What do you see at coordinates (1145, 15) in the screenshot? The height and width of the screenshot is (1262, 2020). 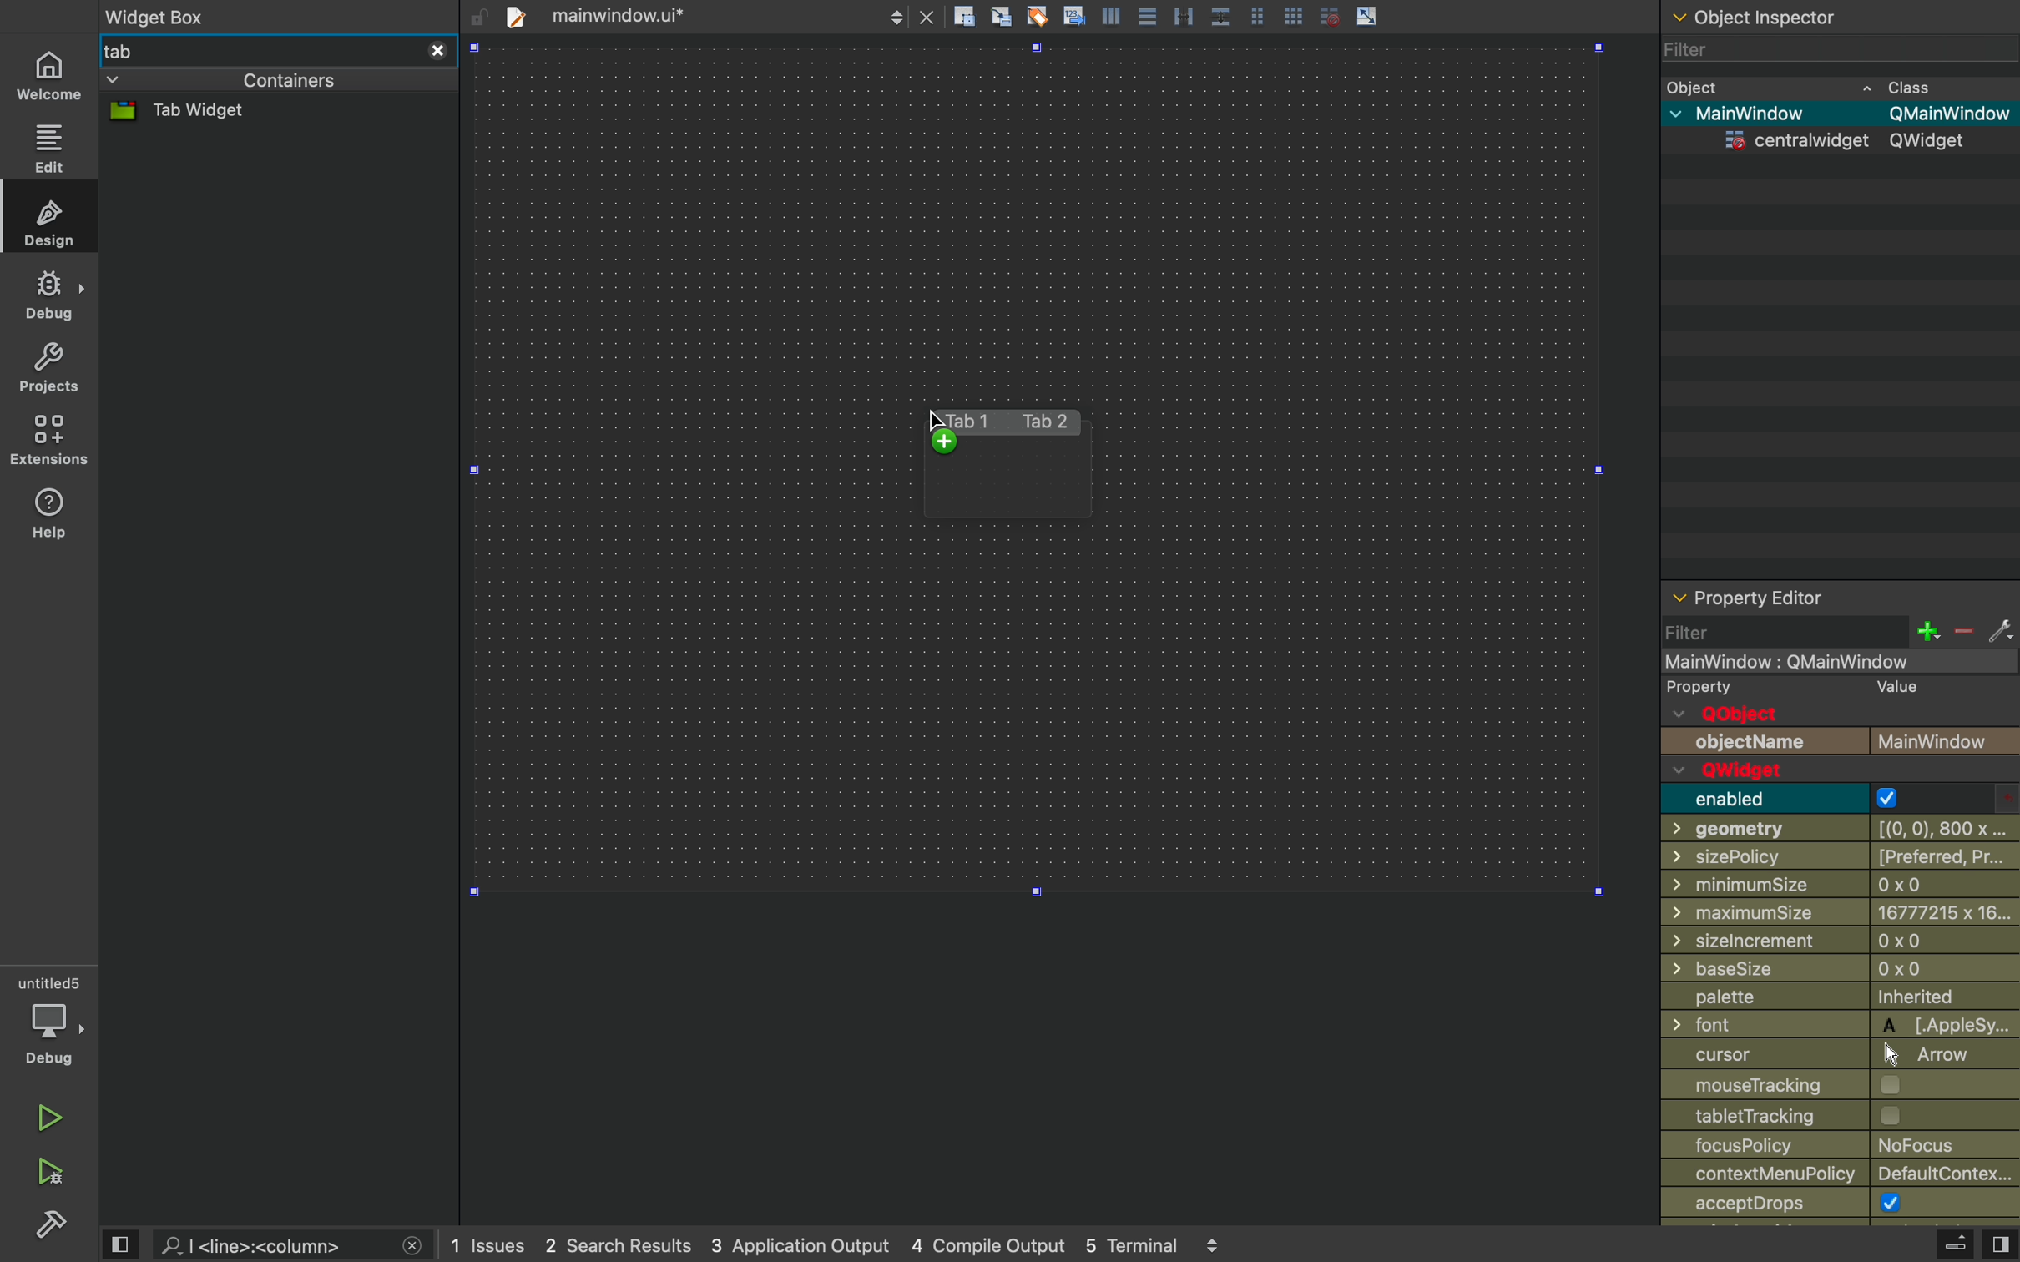 I see `align center` at bounding box center [1145, 15].